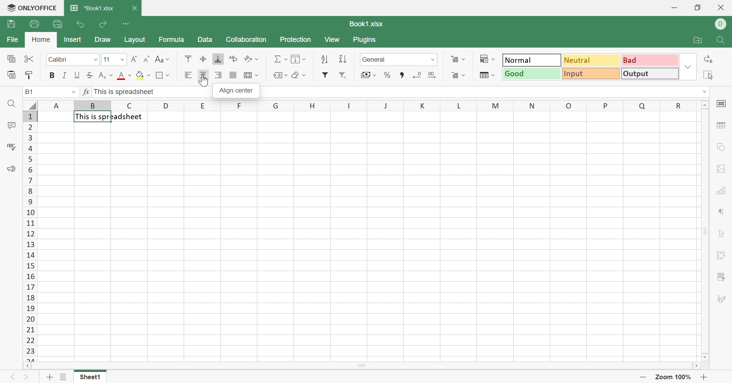  I want to click on Drop Down, so click(169, 59).